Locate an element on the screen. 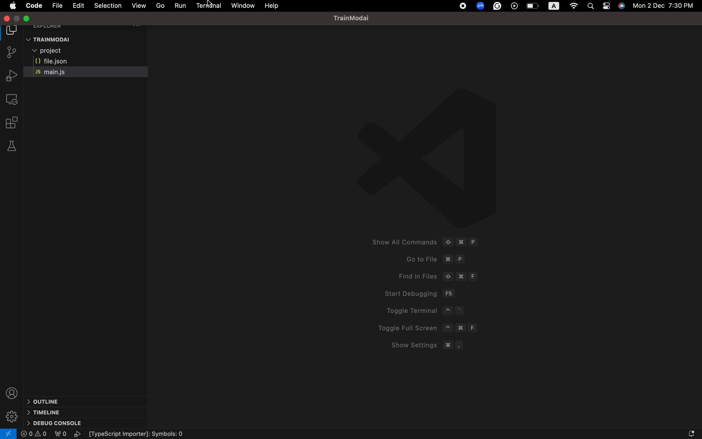 This screenshot has width=702, height=439.  is located at coordinates (33, 6).